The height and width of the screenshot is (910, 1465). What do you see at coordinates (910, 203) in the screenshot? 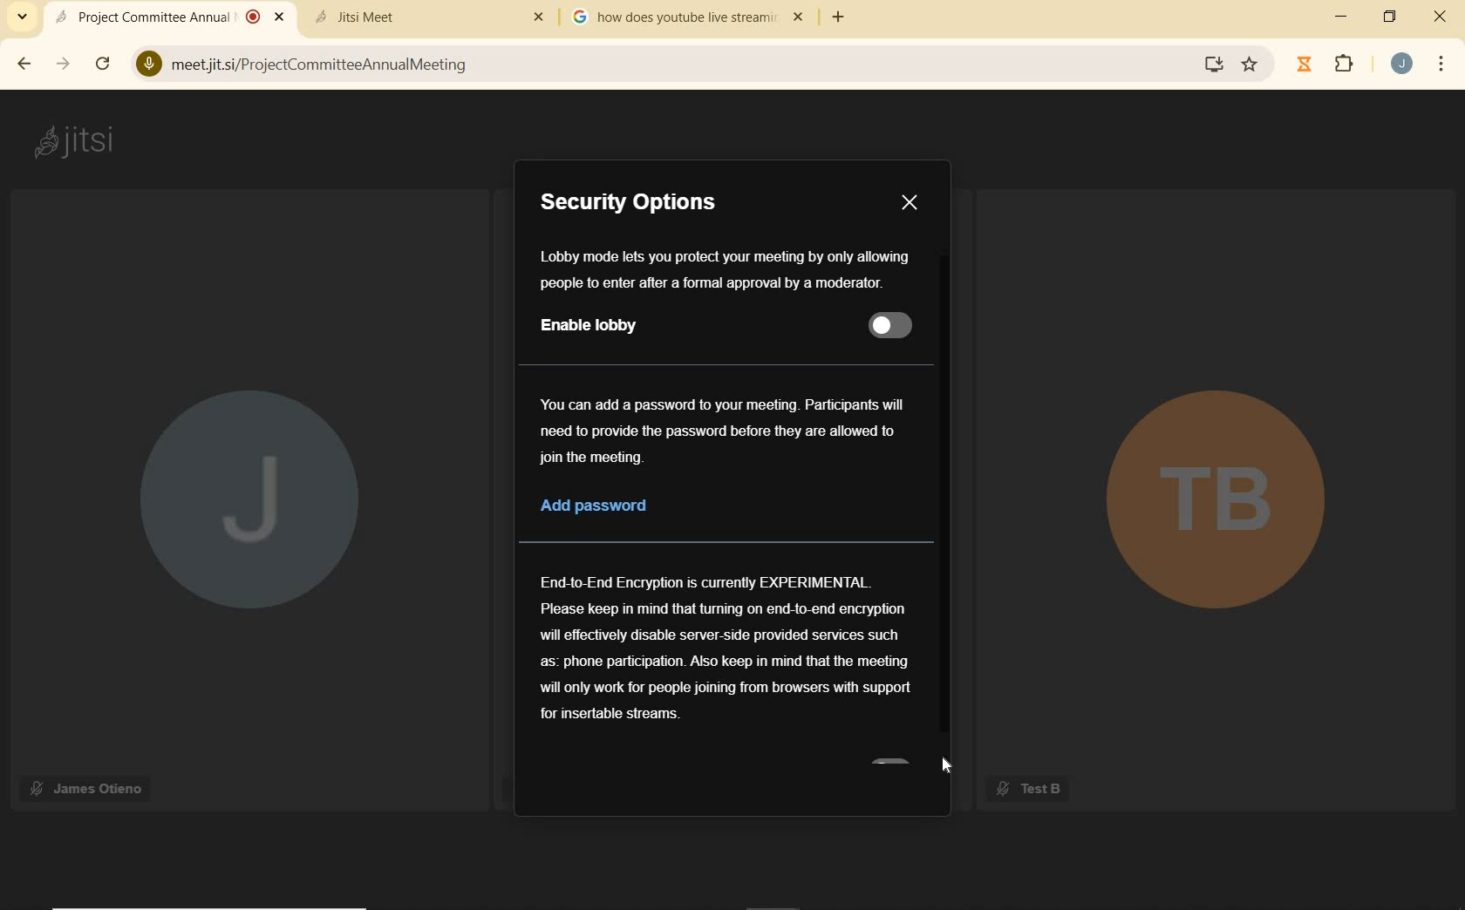
I see `CLOSE` at bounding box center [910, 203].